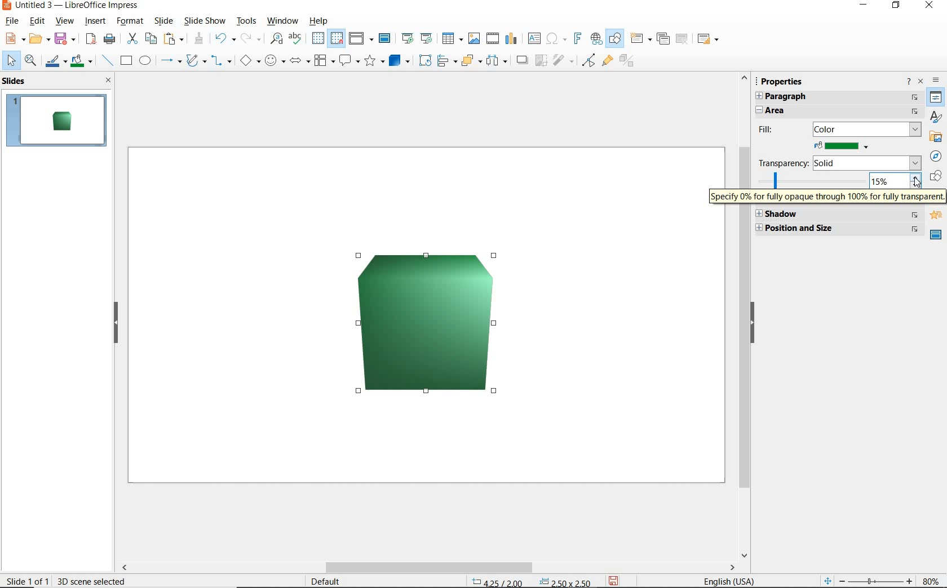 This screenshot has height=588, width=947. What do you see at coordinates (125, 61) in the screenshot?
I see `rectangle` at bounding box center [125, 61].